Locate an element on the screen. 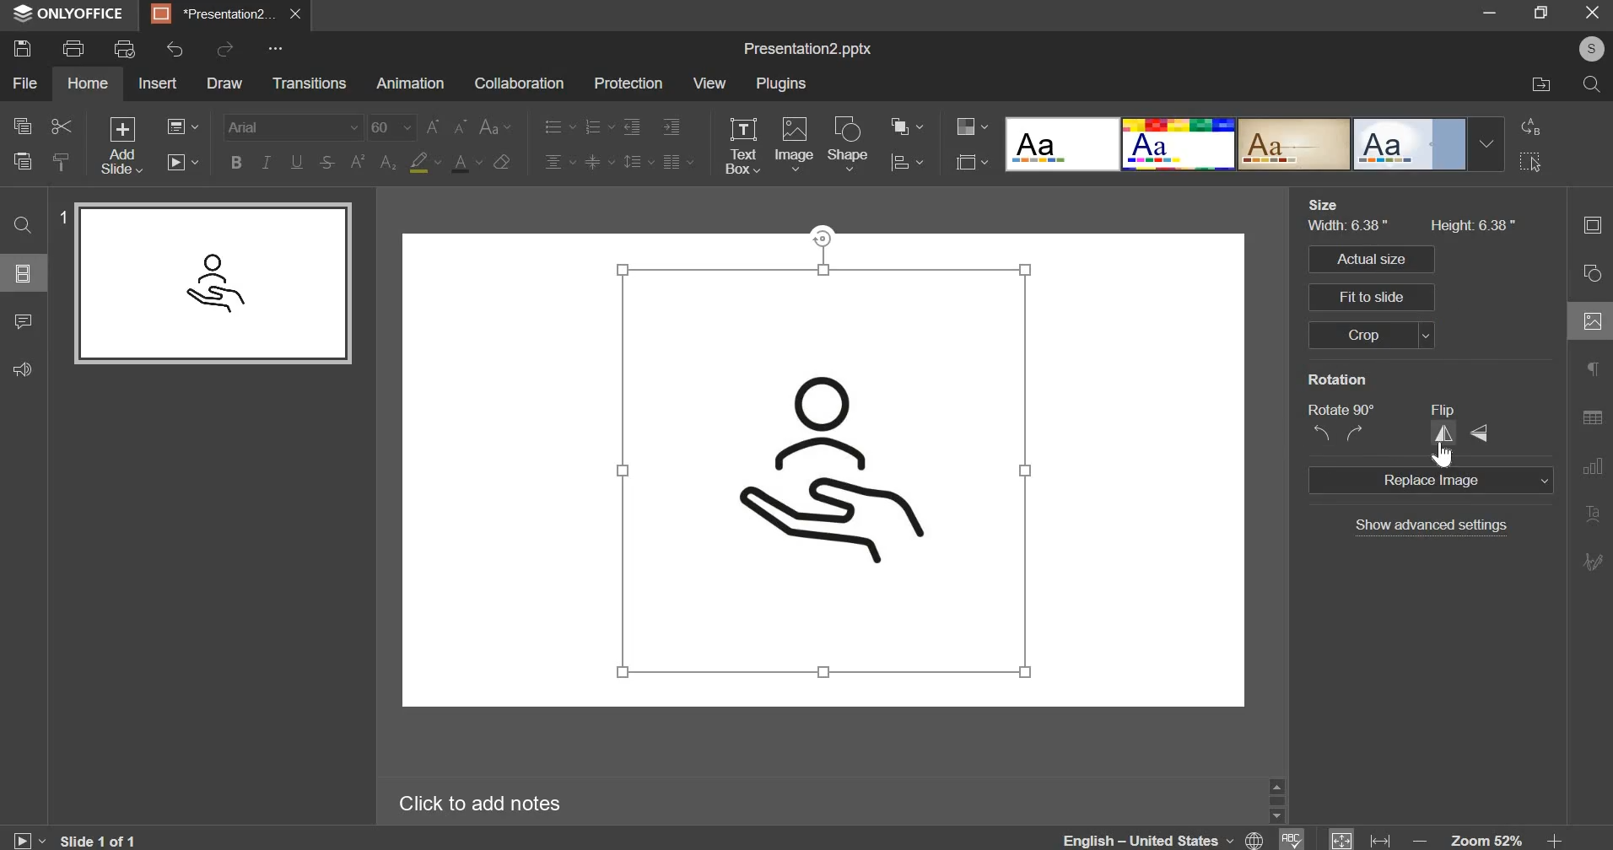  file location is located at coordinates (1540, 86).